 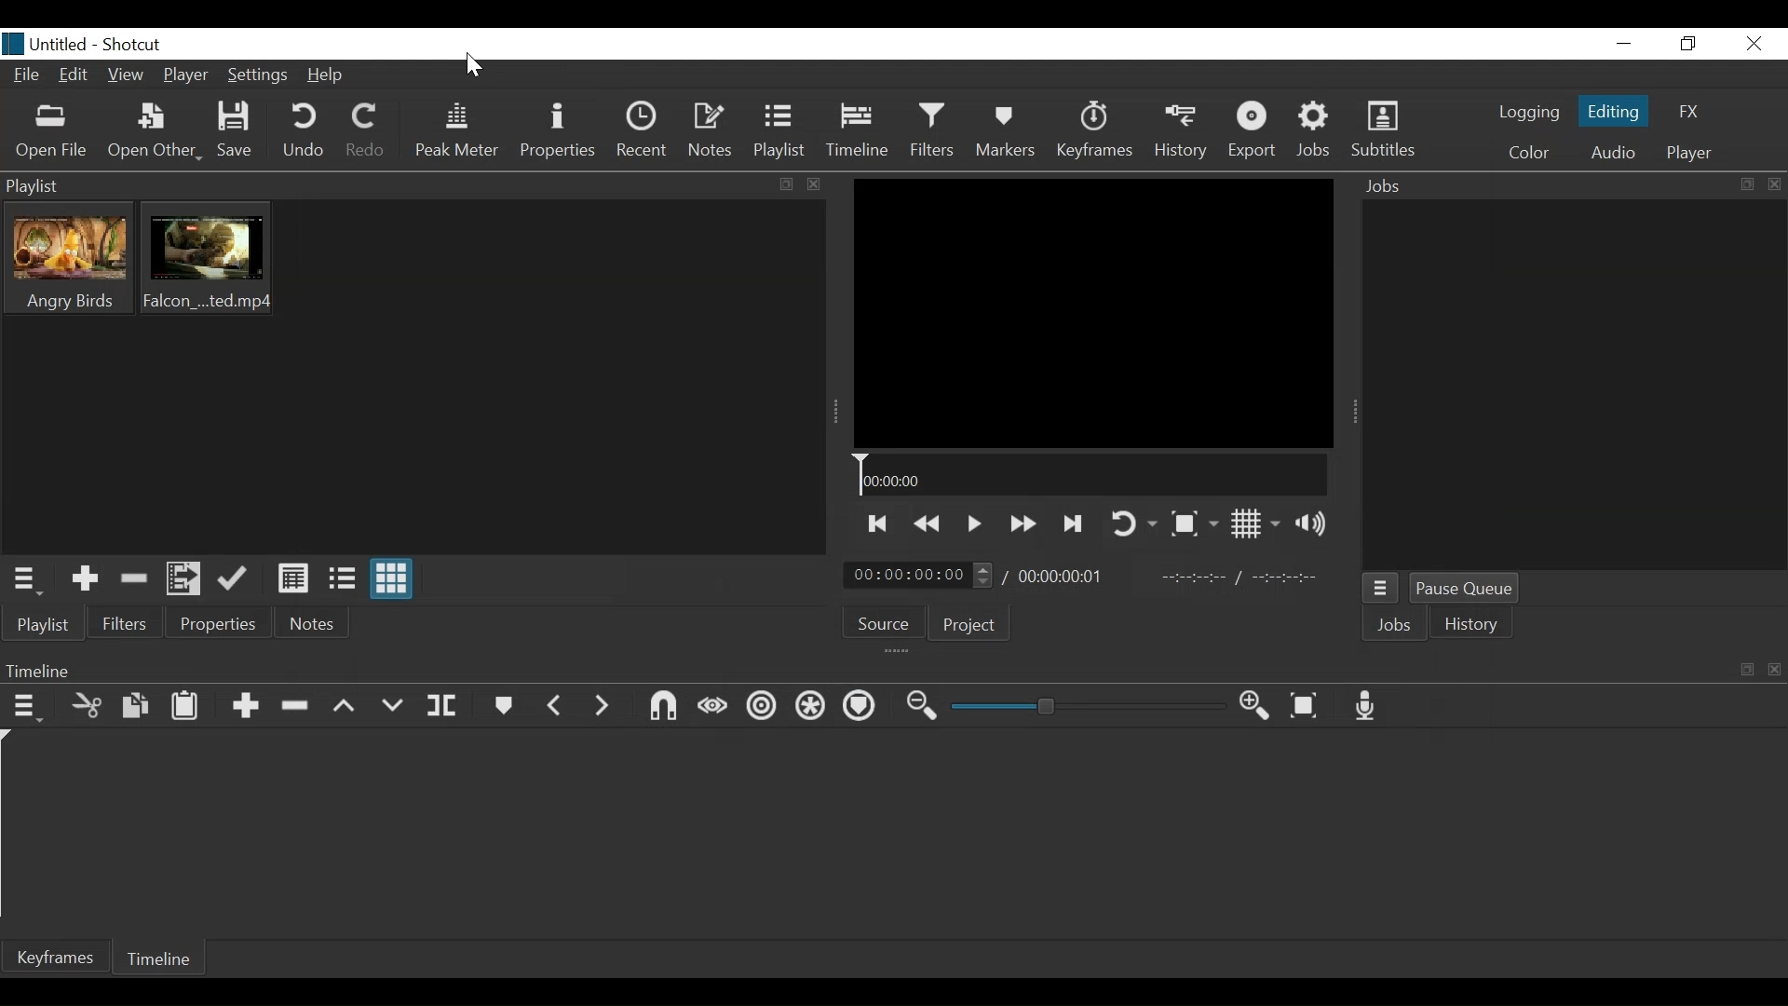 What do you see at coordinates (1253, 706) in the screenshot?
I see `Zoom Timeline in` at bounding box center [1253, 706].